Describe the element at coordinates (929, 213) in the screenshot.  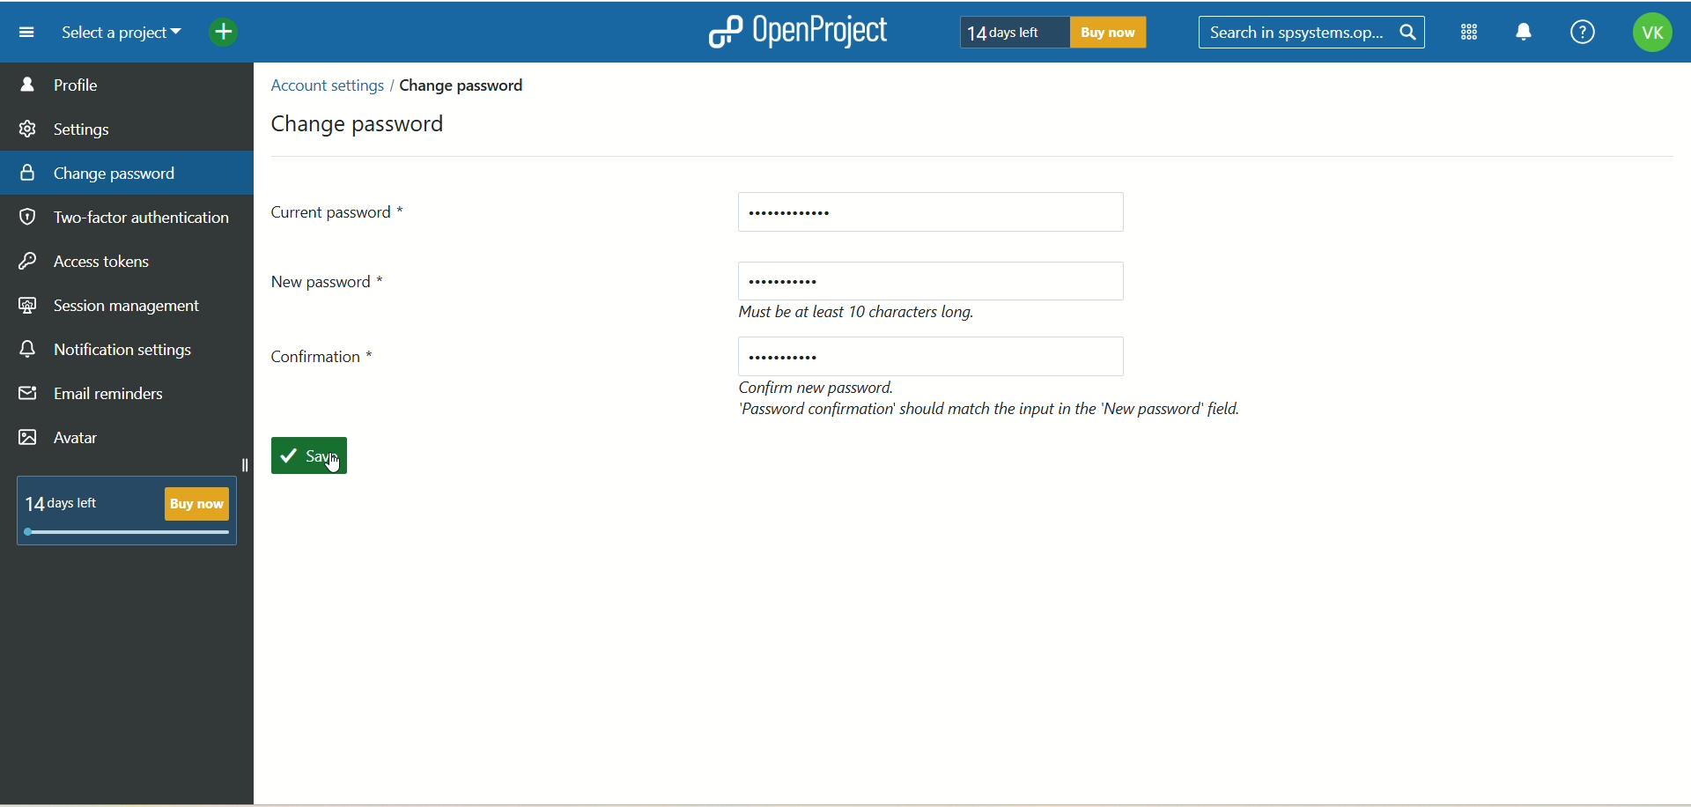
I see `current password` at that location.